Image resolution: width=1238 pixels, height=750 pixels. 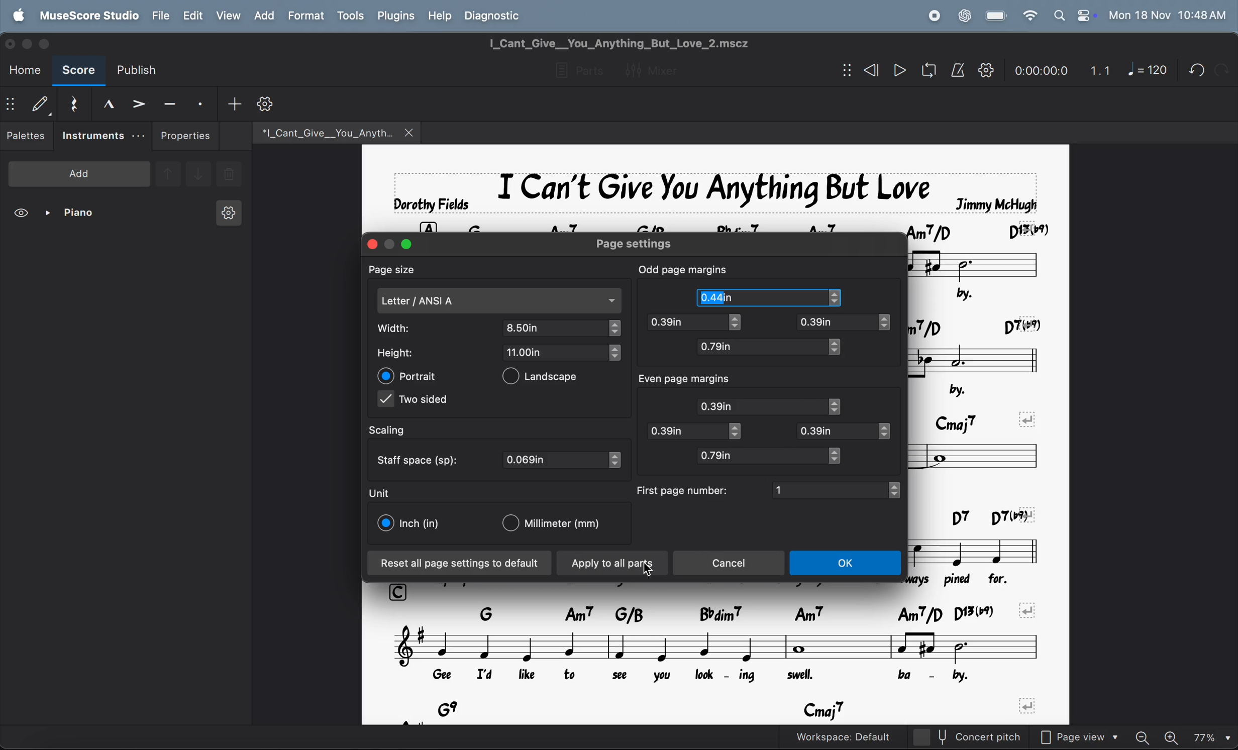 I want to click on 1, so click(x=829, y=489).